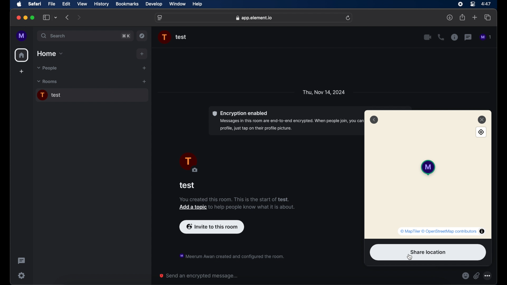  I want to click on minimize, so click(25, 18).